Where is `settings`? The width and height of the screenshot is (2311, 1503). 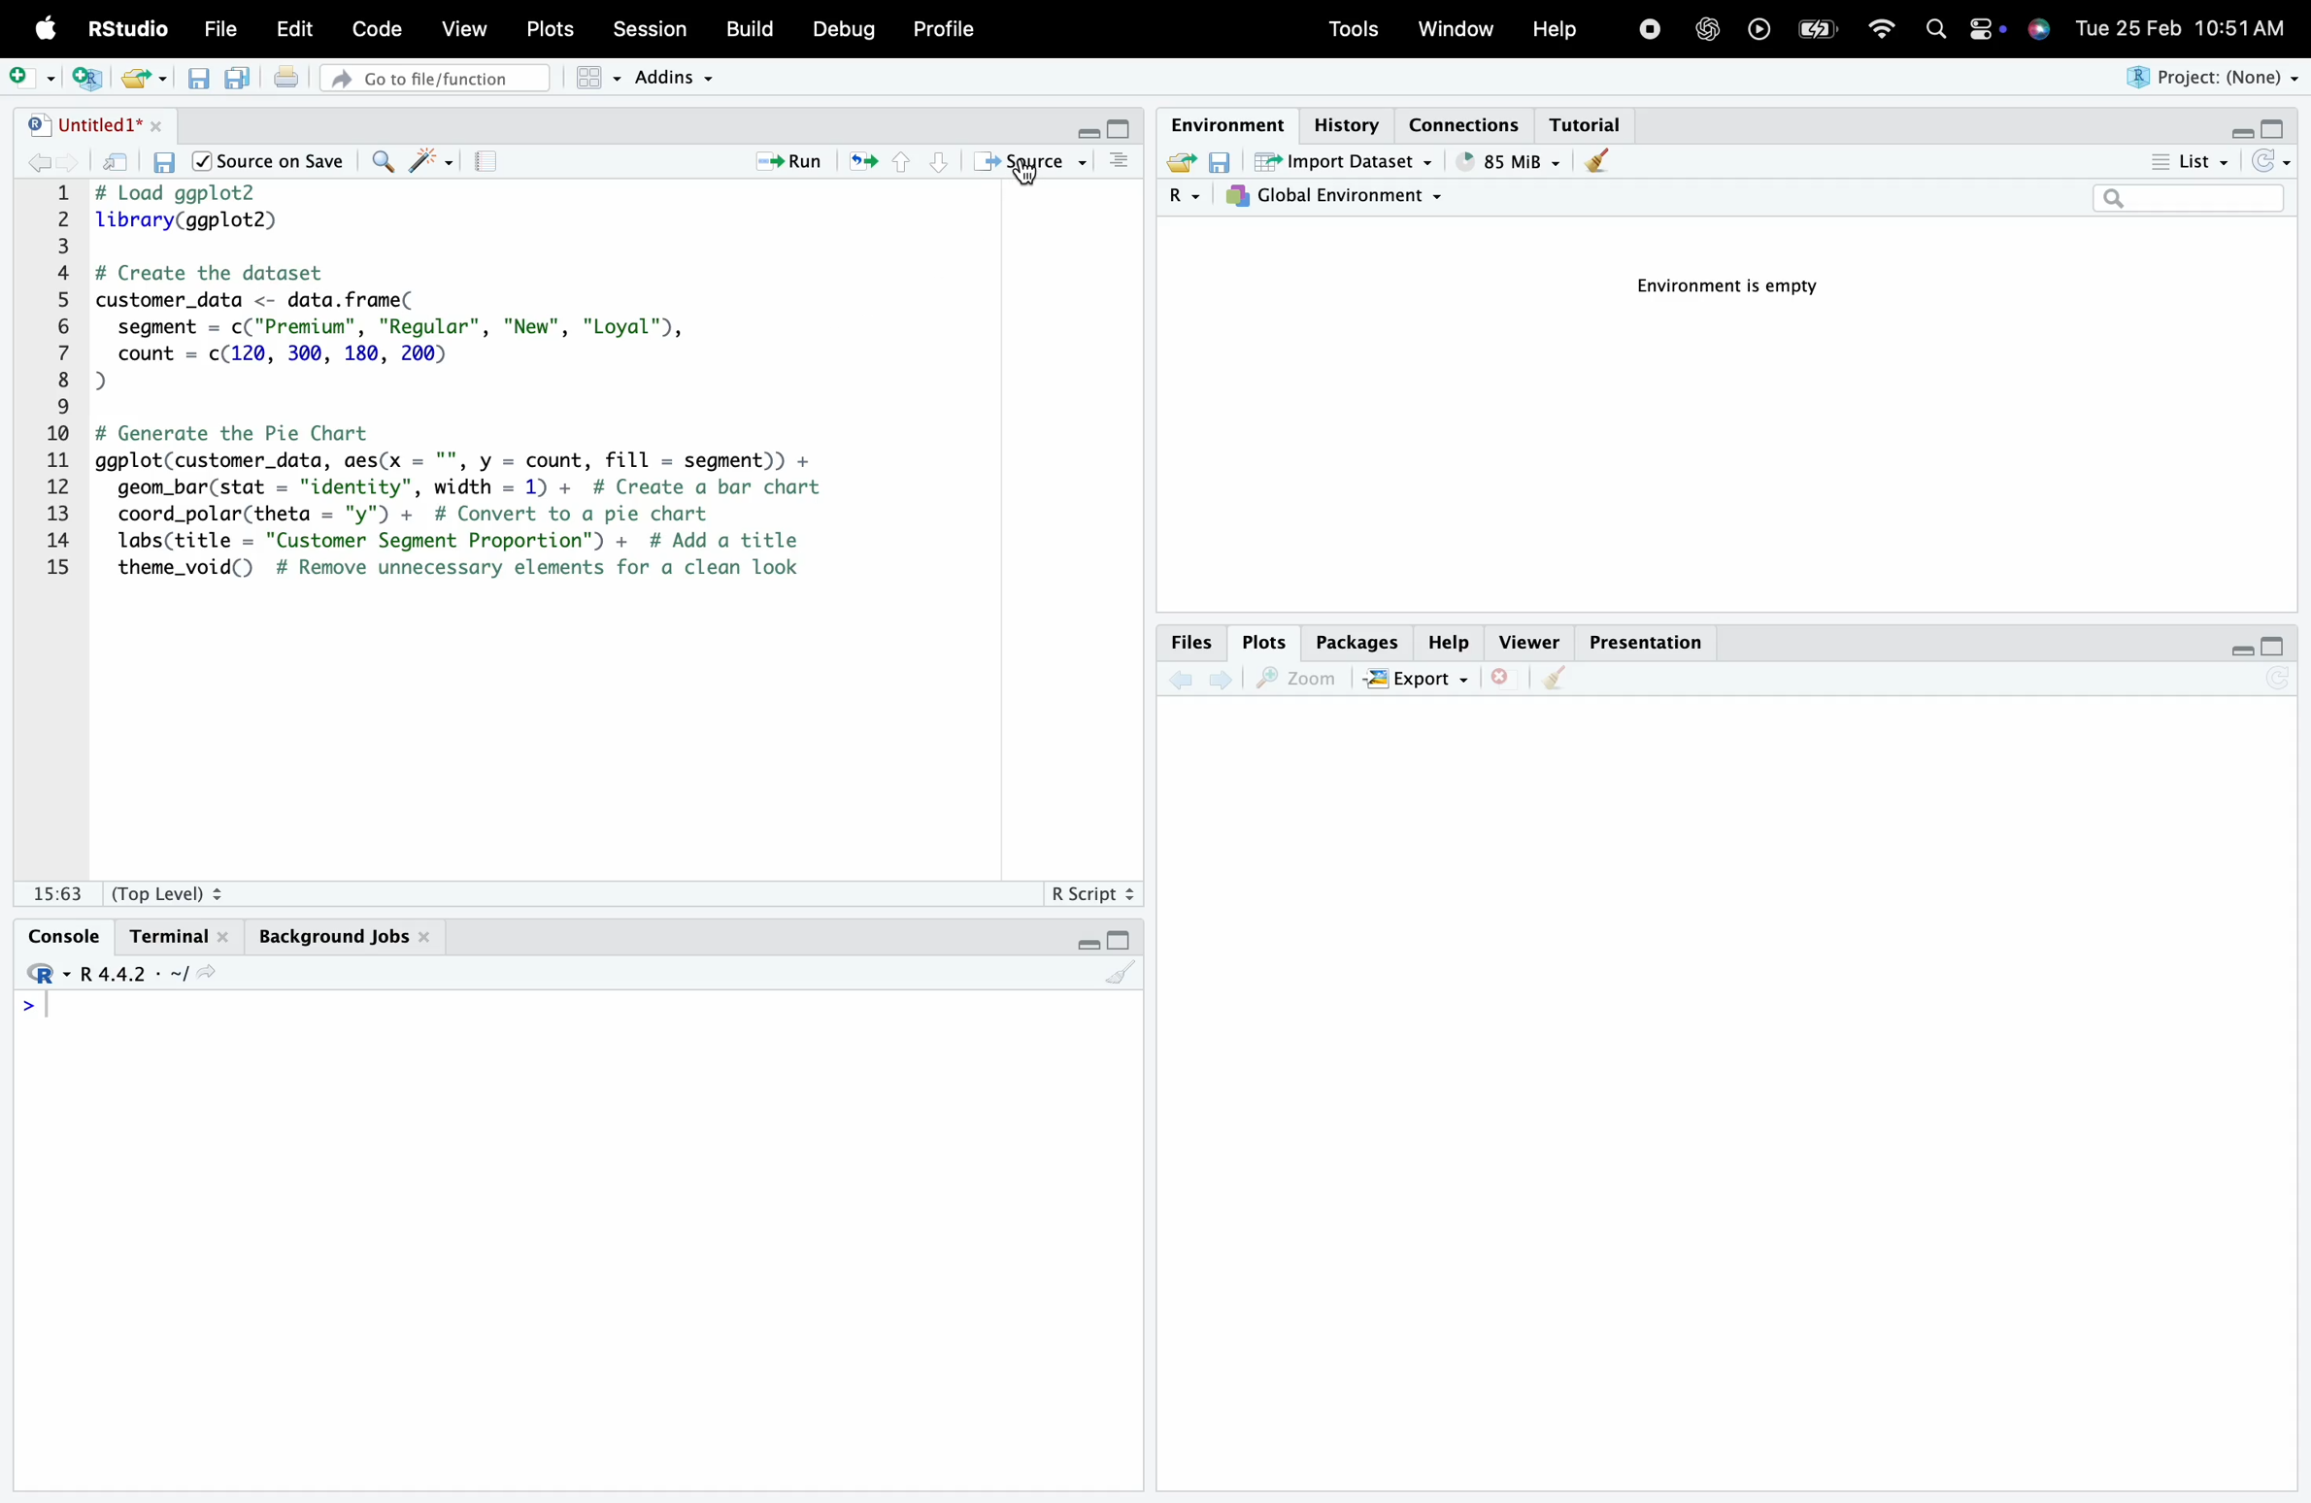 settings is located at coordinates (1985, 32).